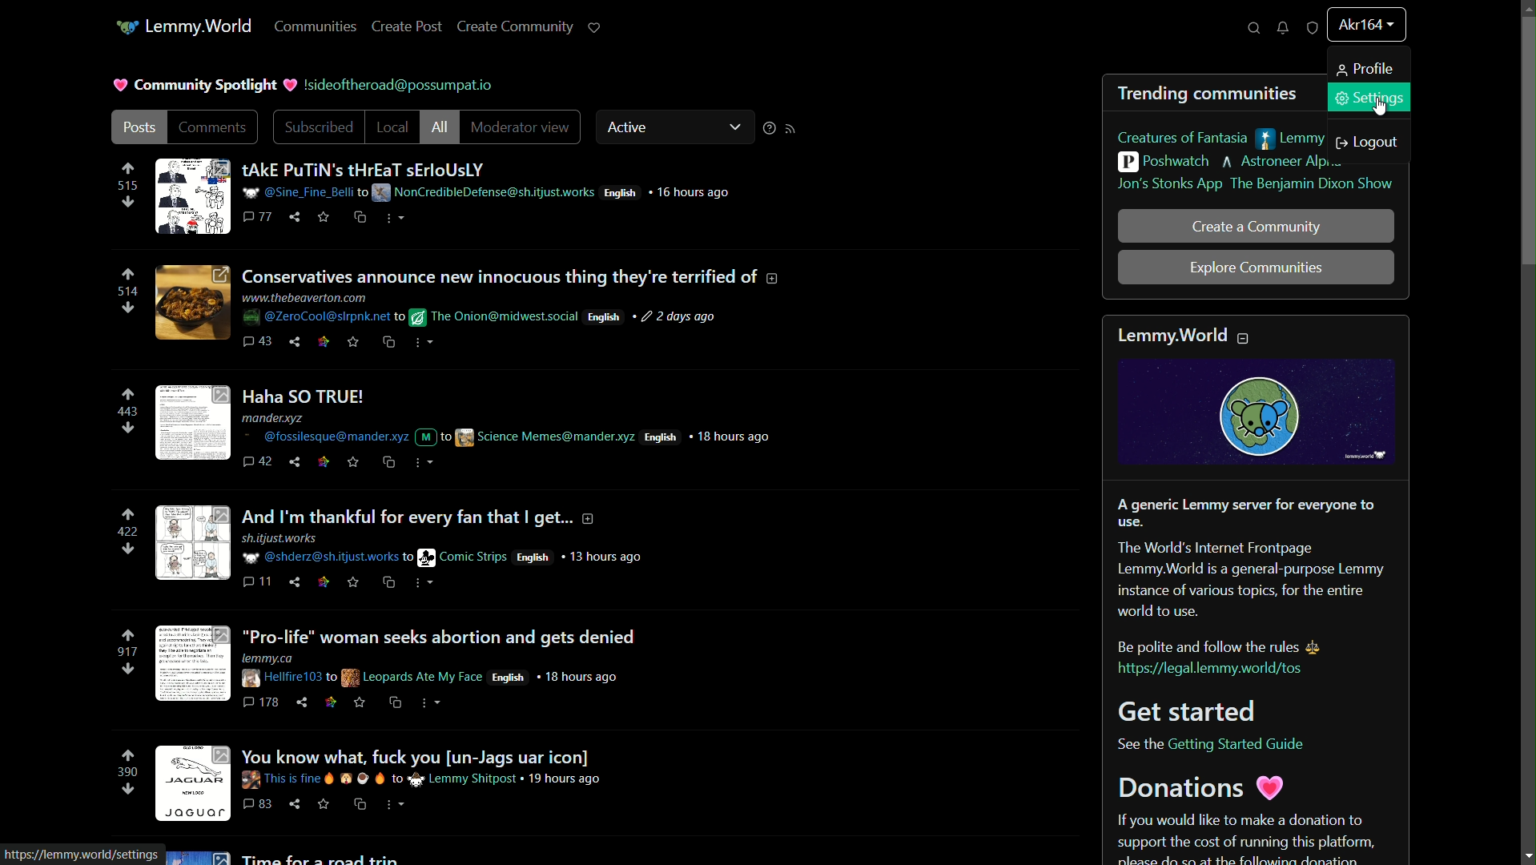 Image resolution: width=1536 pixels, height=865 pixels. I want to click on settings, so click(1369, 97).